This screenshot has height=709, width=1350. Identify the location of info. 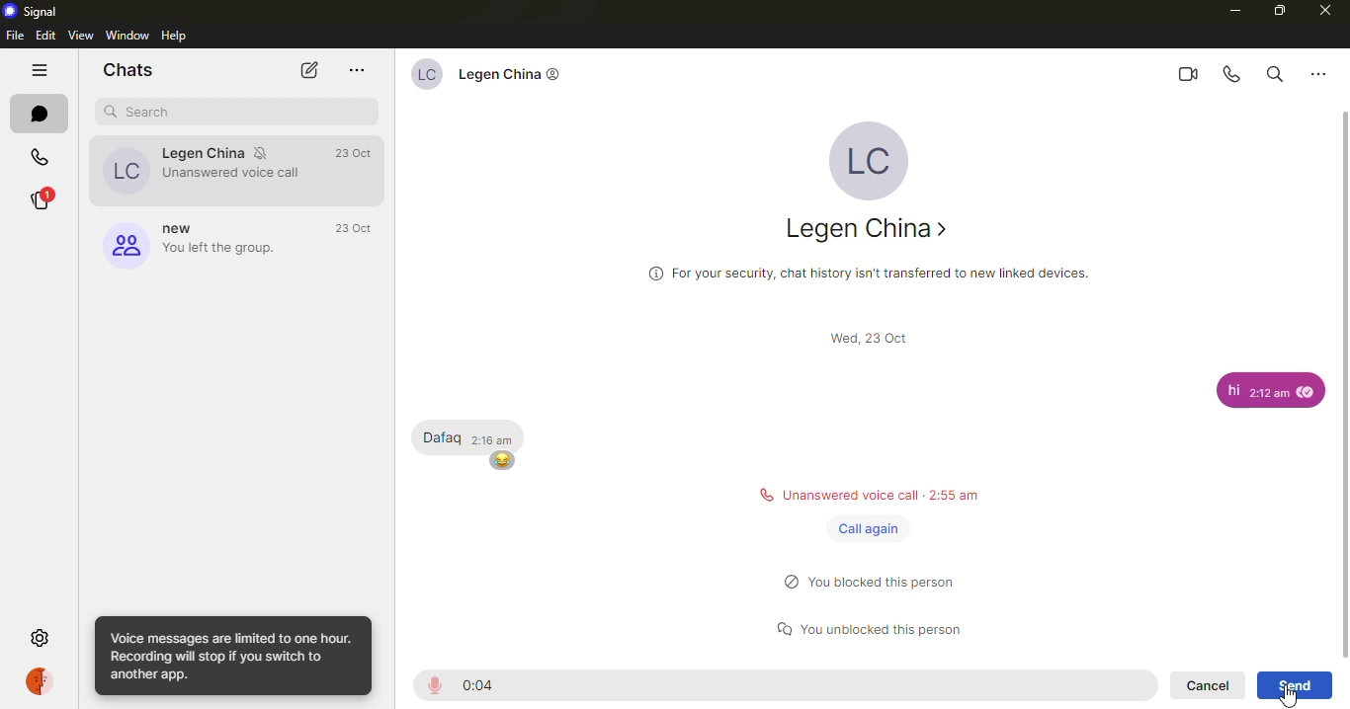
(863, 267).